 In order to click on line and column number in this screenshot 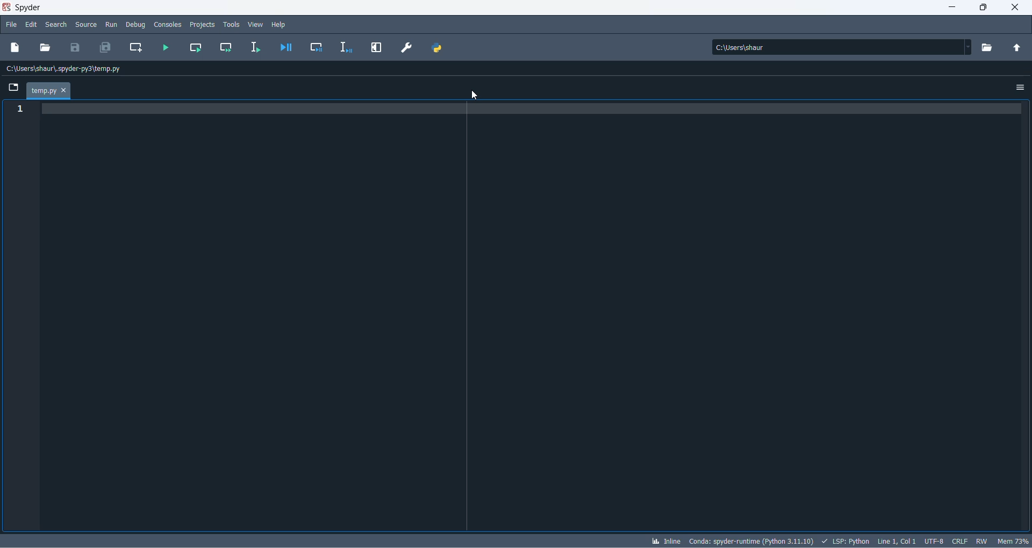, I will do `click(897, 539)`.